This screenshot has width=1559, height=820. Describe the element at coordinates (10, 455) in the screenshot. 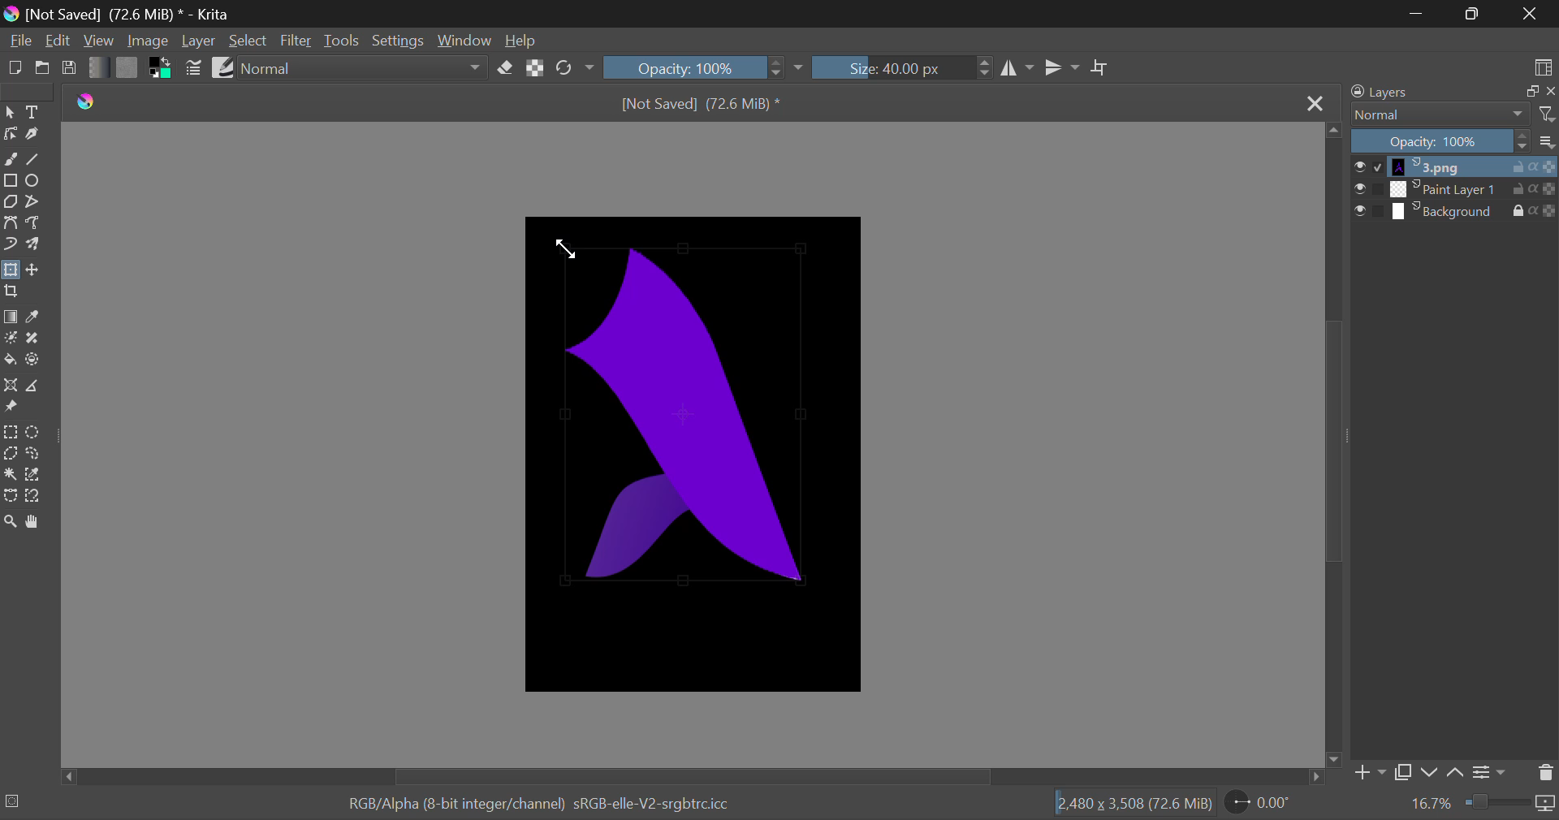

I see `Polygon Selection Tool` at that location.